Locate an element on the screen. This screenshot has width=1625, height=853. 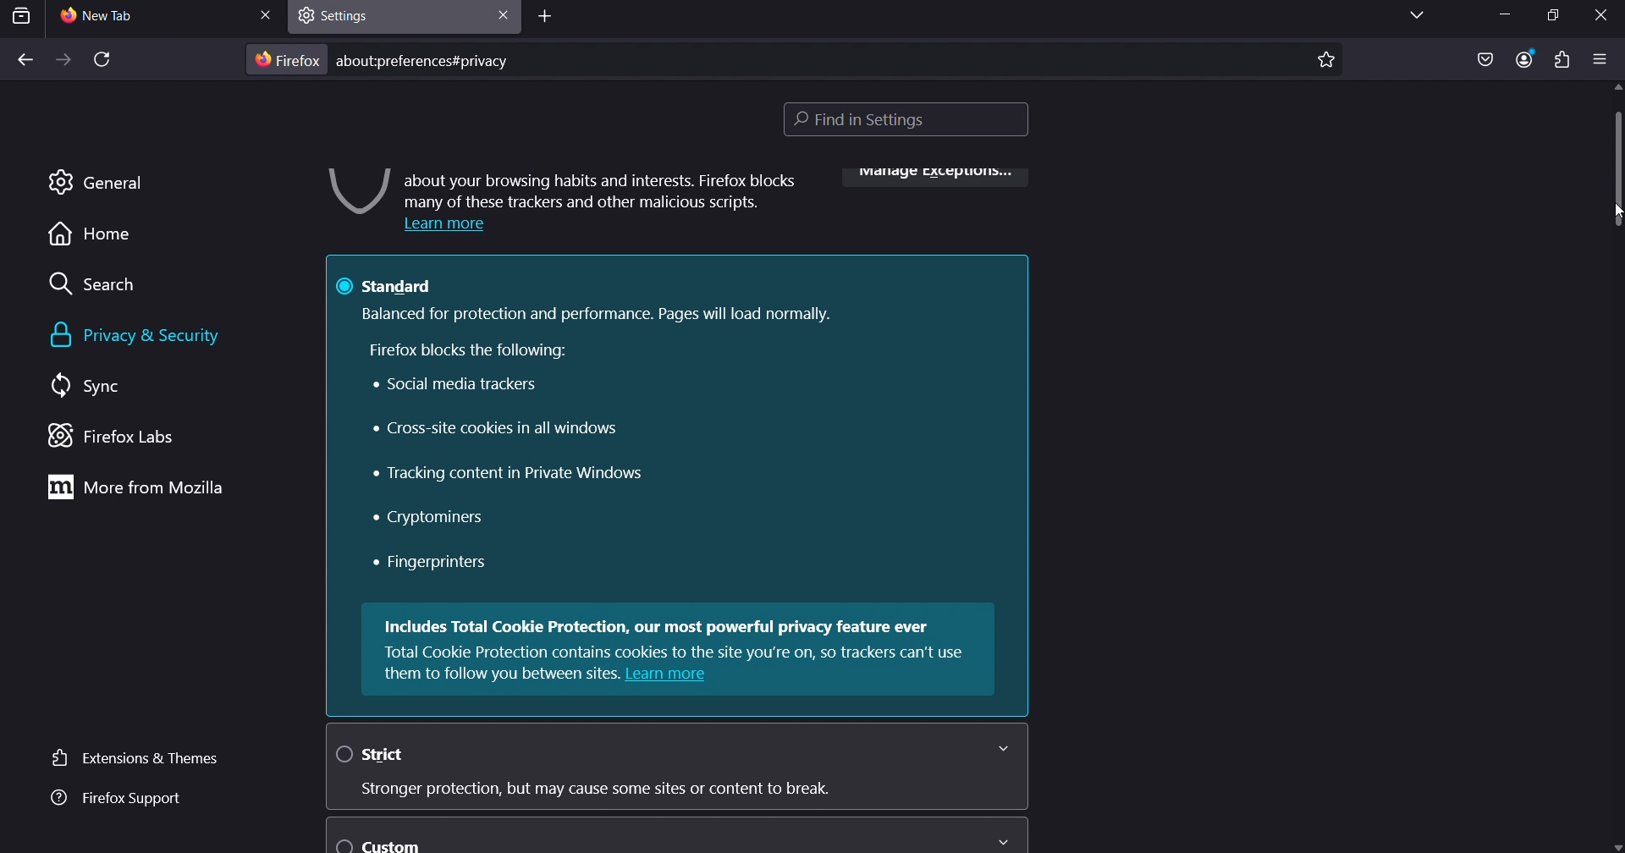
current tab is located at coordinates (118, 17).